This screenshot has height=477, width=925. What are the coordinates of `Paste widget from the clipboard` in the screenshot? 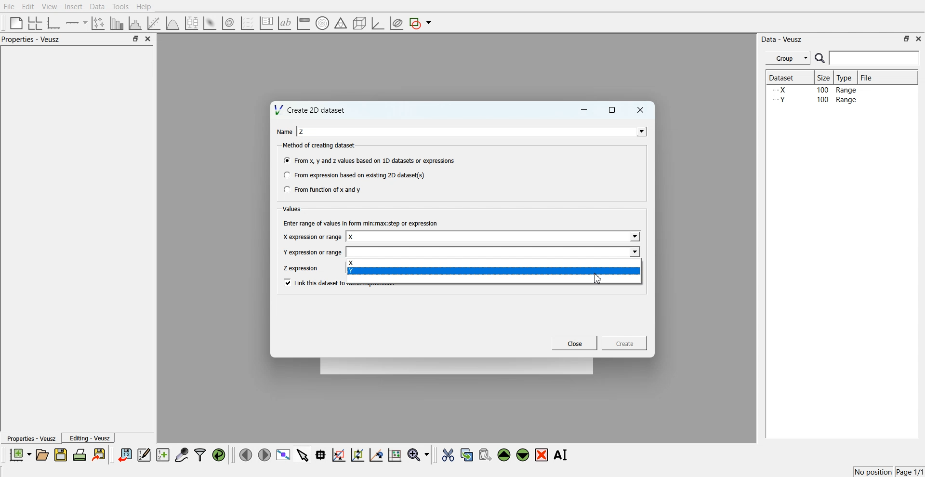 It's located at (485, 454).